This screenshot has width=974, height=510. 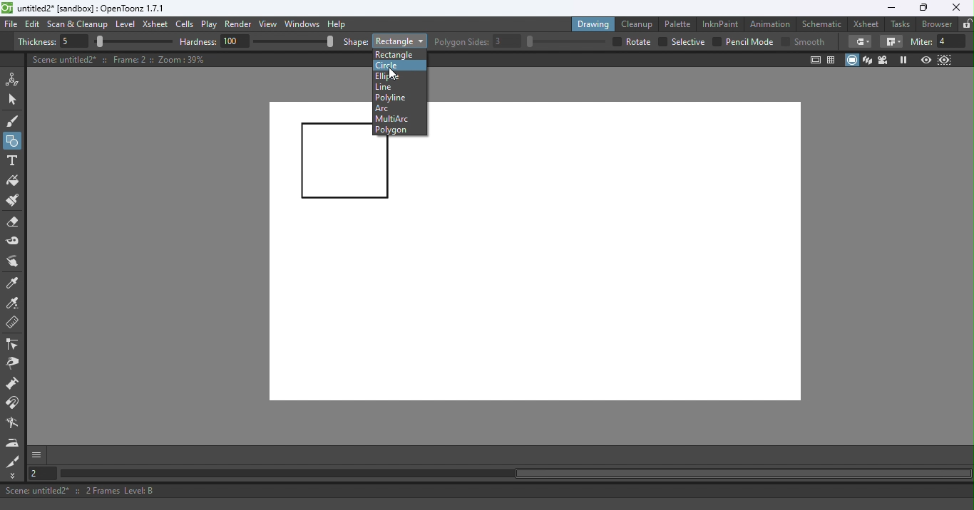 What do you see at coordinates (772, 23) in the screenshot?
I see `Animation` at bounding box center [772, 23].